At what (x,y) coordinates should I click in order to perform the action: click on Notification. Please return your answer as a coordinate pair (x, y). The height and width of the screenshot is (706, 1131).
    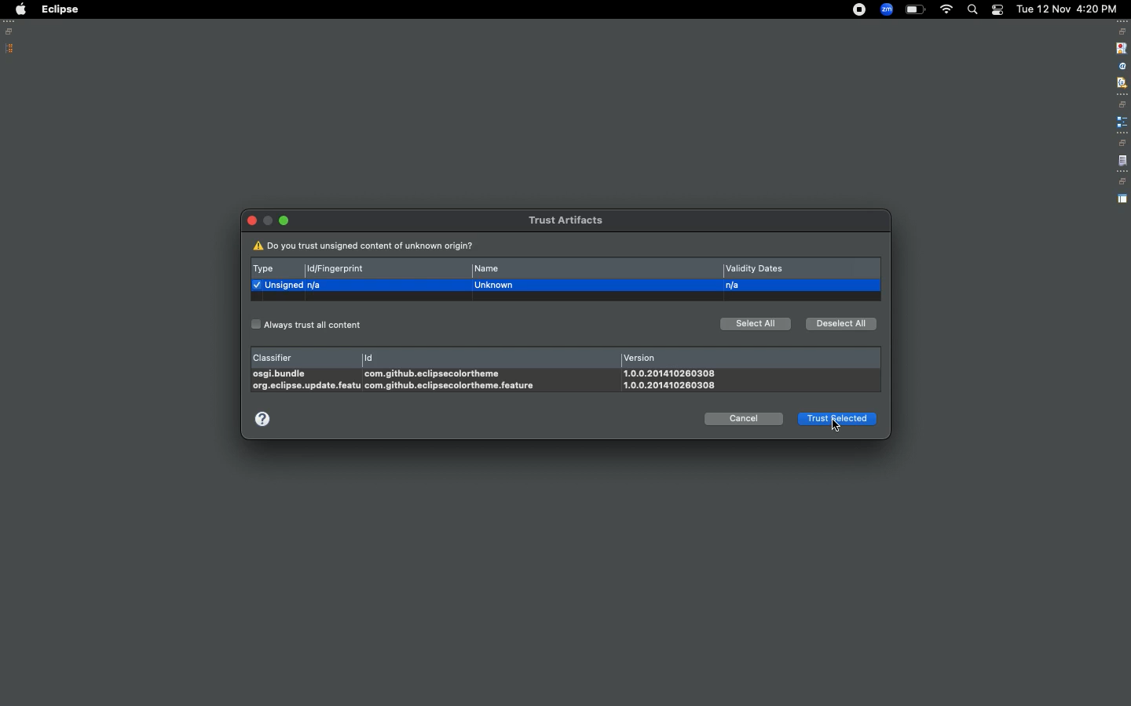
    Looking at the image, I should click on (997, 10).